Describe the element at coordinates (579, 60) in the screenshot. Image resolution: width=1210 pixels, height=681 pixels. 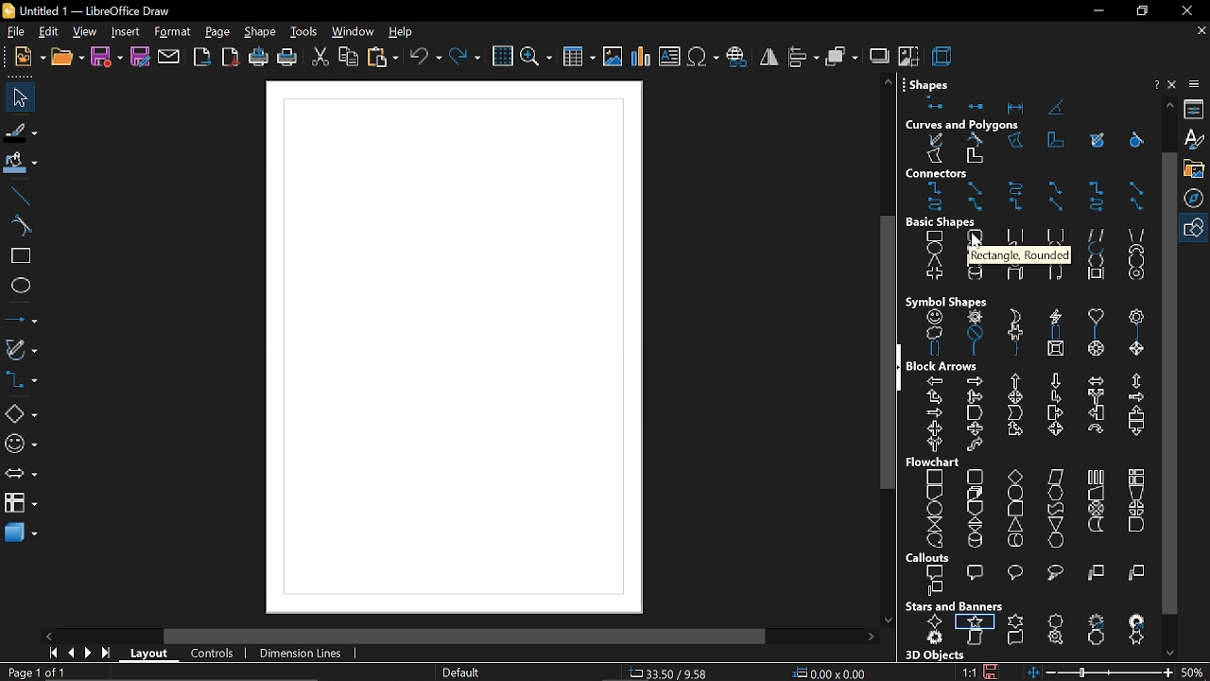
I see `insert table` at that location.